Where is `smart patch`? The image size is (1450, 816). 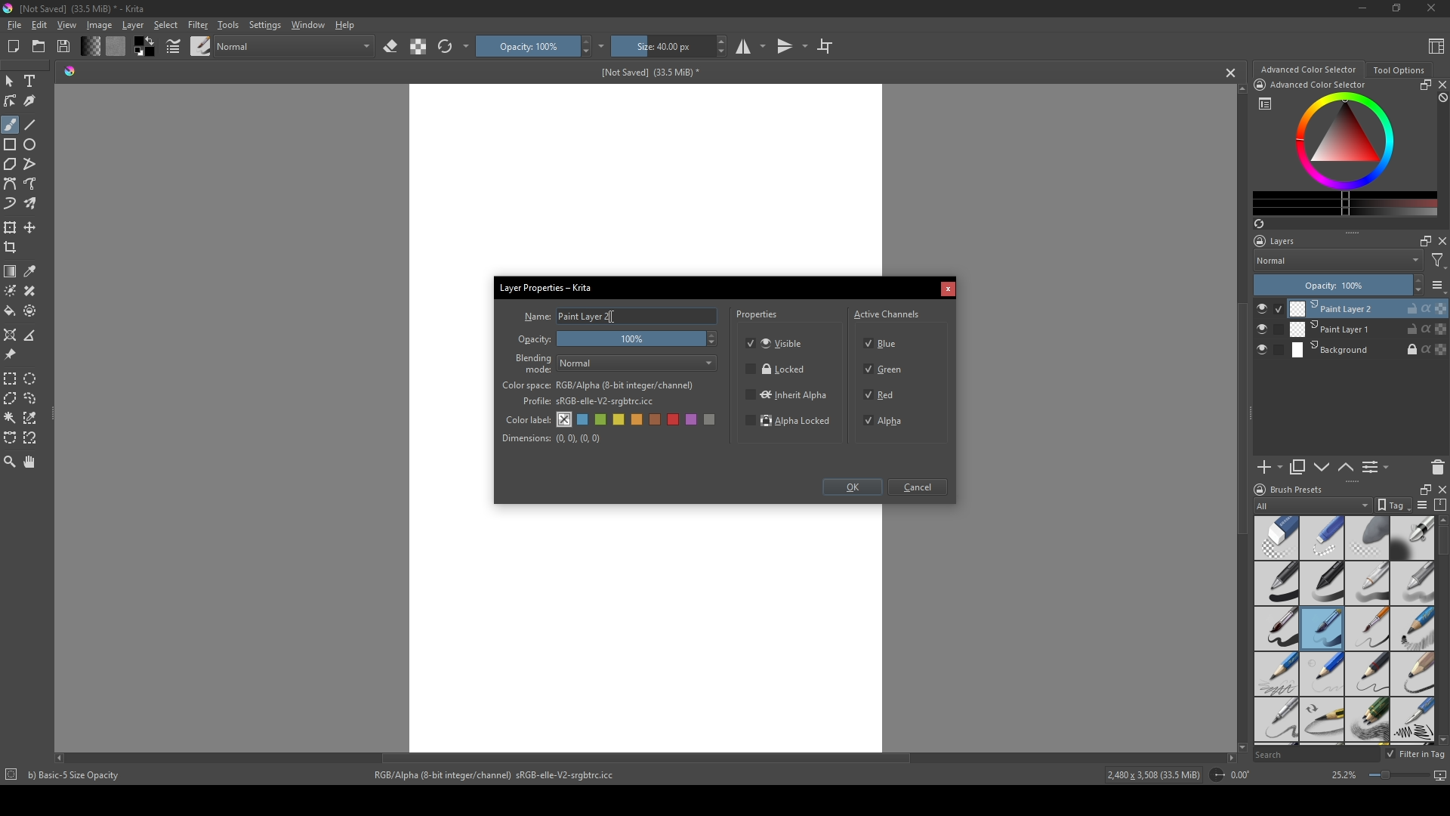
smart patch is located at coordinates (32, 291).